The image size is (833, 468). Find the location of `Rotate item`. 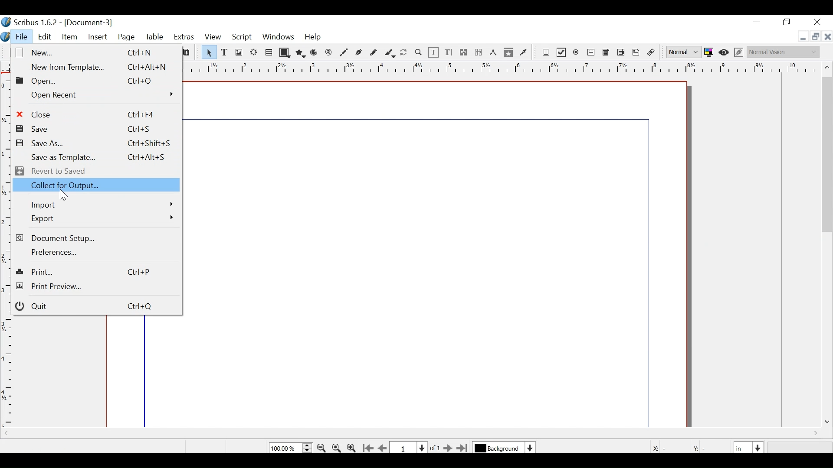

Rotate item is located at coordinates (405, 53).